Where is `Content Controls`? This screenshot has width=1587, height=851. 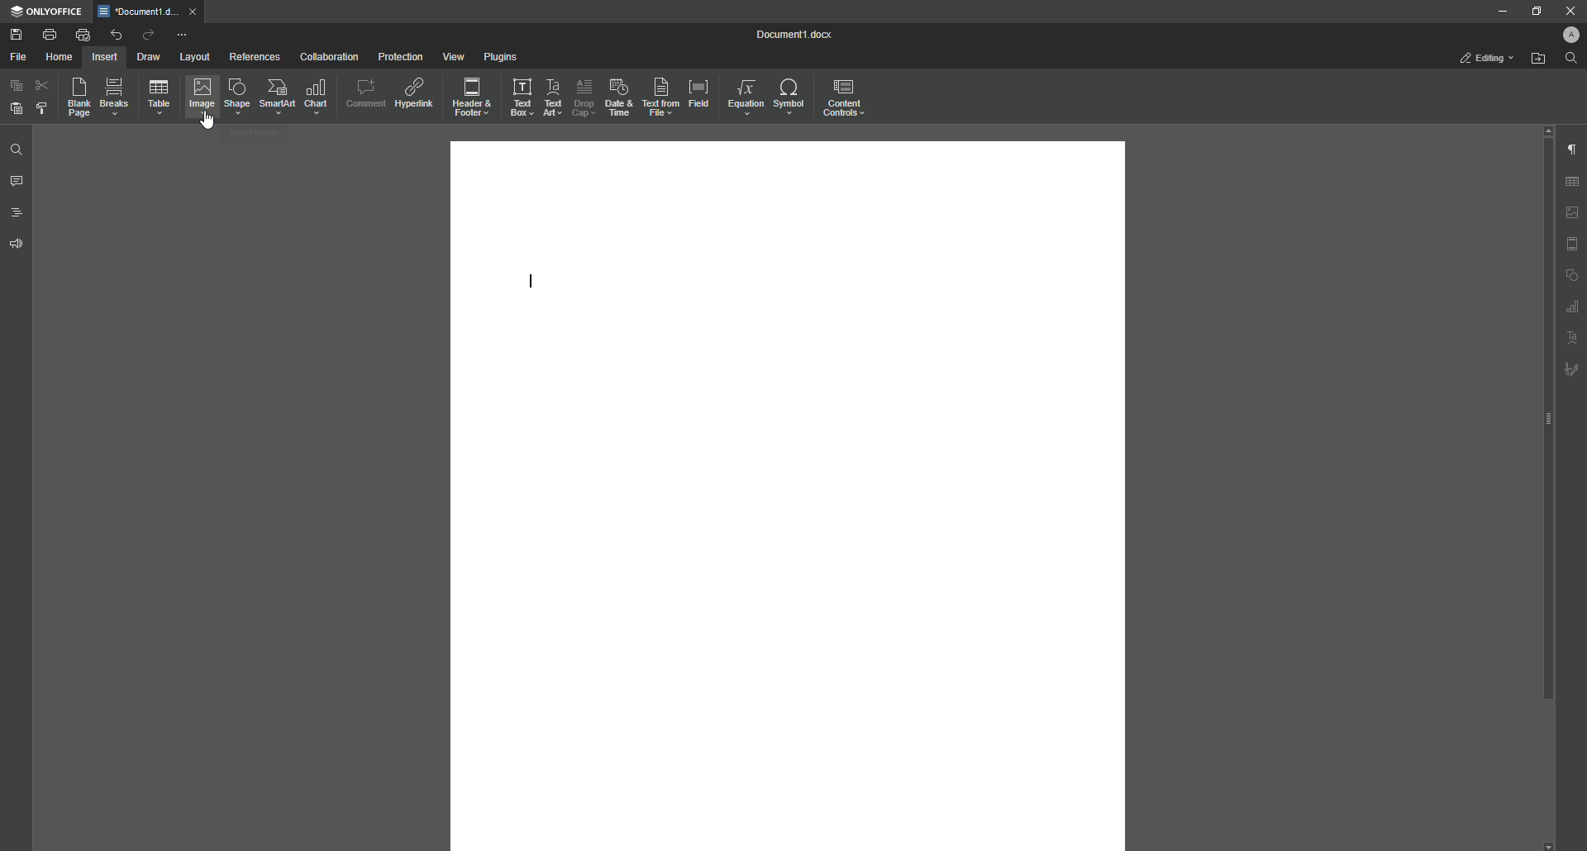 Content Controls is located at coordinates (845, 97).